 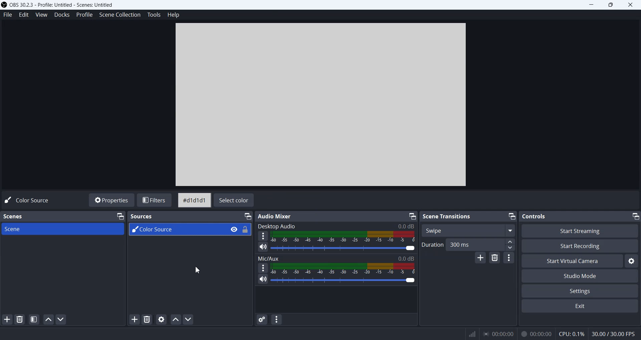 What do you see at coordinates (155, 14) in the screenshot?
I see `Tools` at bounding box center [155, 14].